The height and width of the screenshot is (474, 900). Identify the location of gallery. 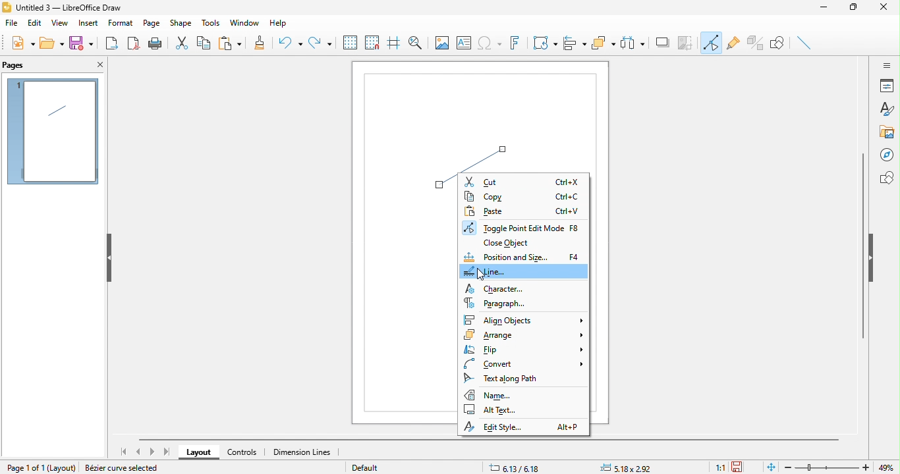
(887, 132).